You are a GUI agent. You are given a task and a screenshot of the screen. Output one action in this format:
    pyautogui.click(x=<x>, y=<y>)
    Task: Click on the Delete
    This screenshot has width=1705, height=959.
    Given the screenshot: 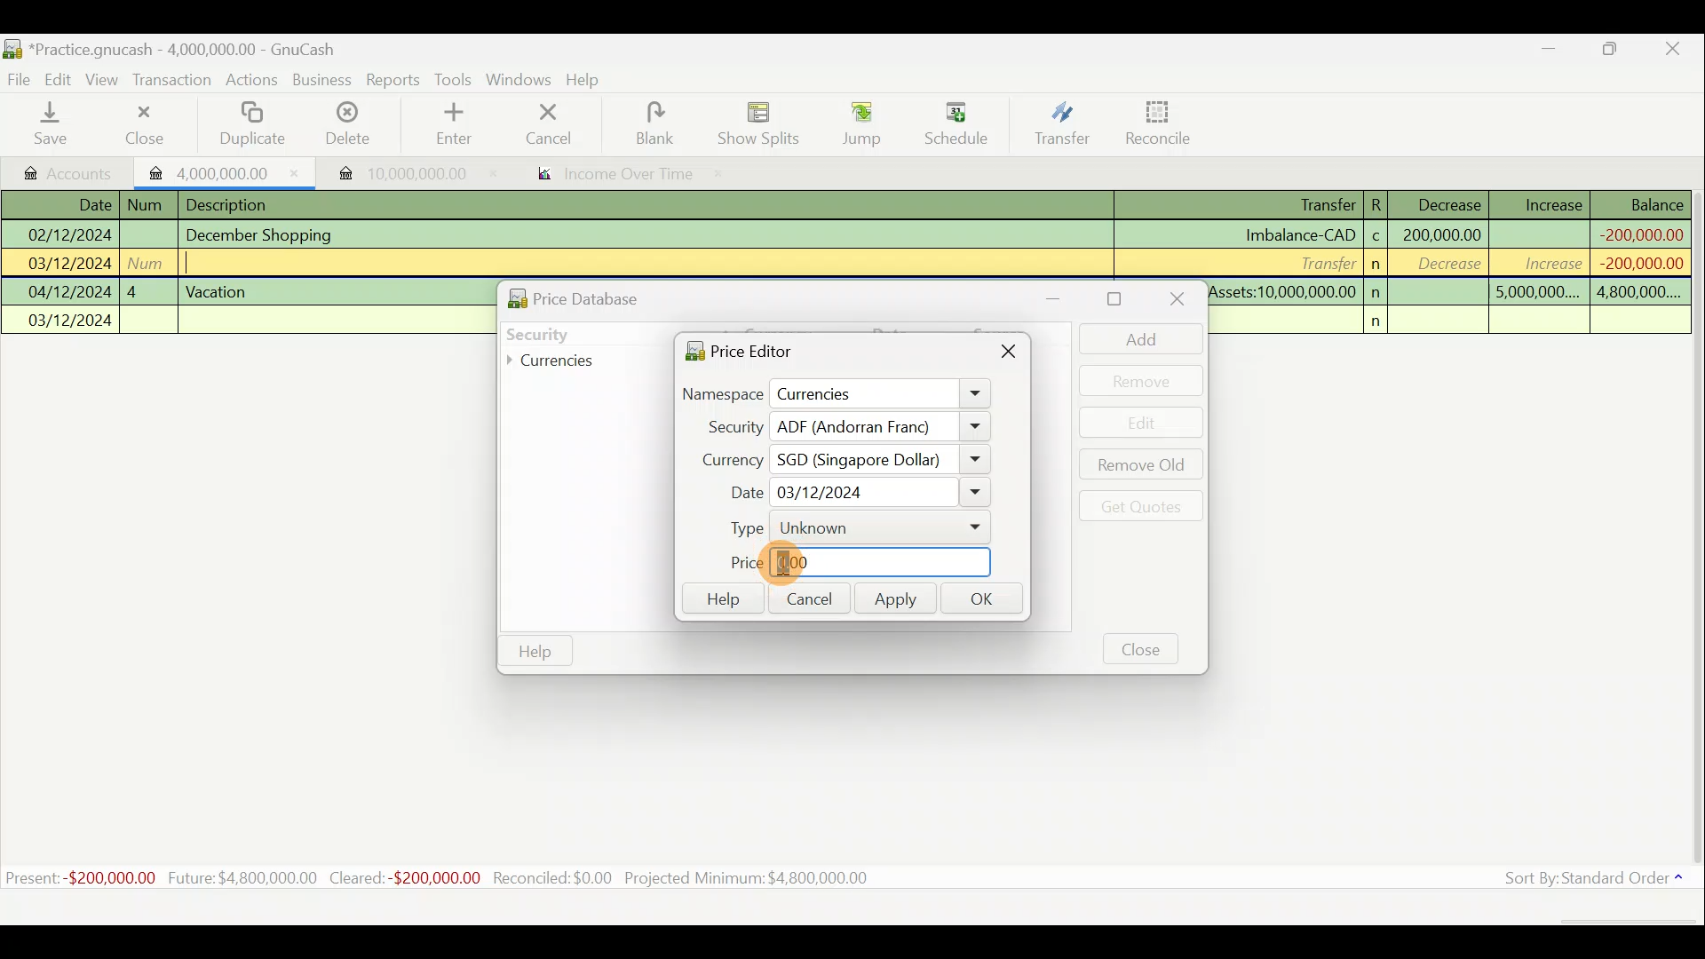 What is the action you would take?
    pyautogui.click(x=349, y=124)
    